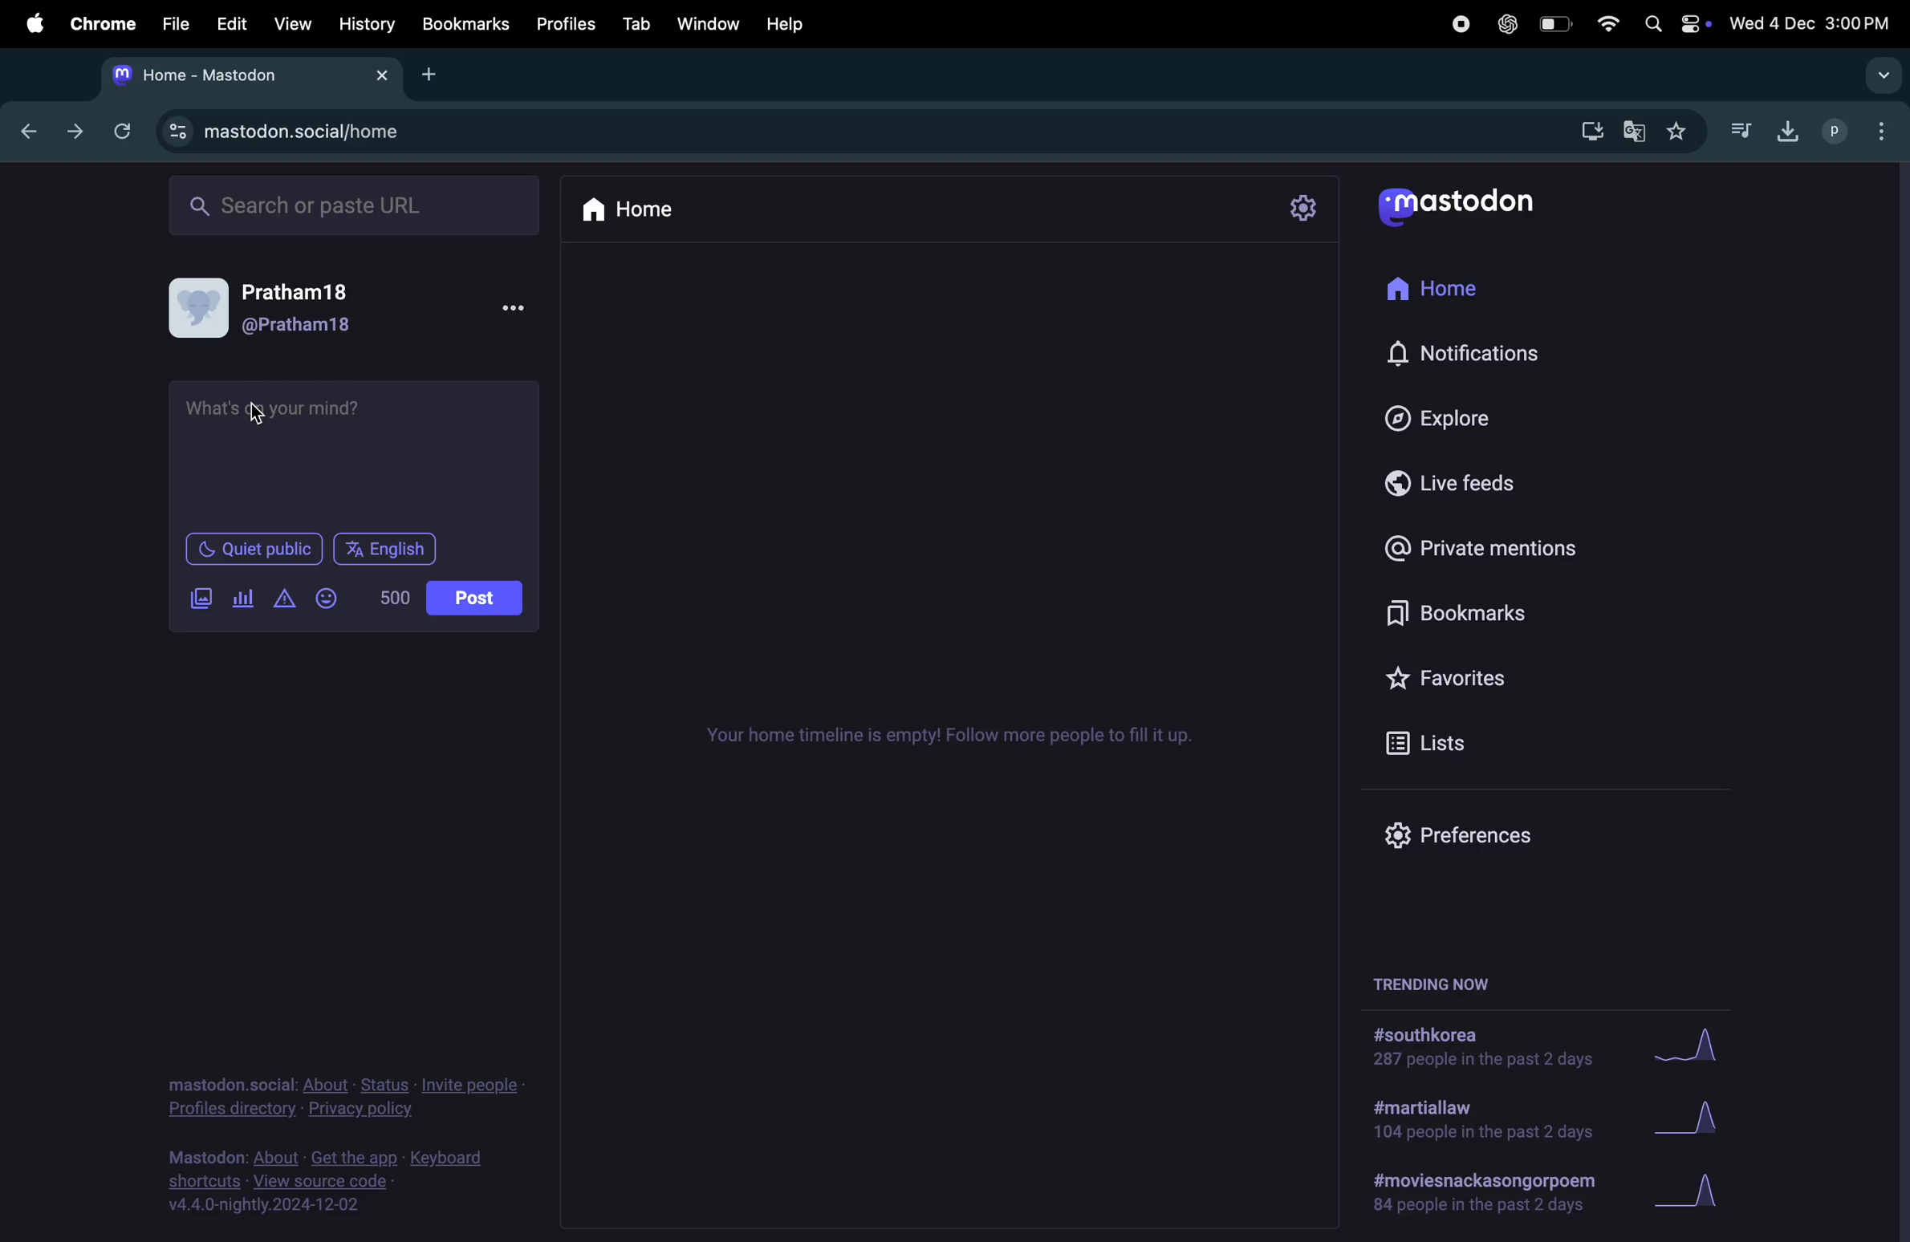 This screenshot has height=1242, width=1910. Describe the element at coordinates (1589, 132) in the screenshot. I see `download` at that location.